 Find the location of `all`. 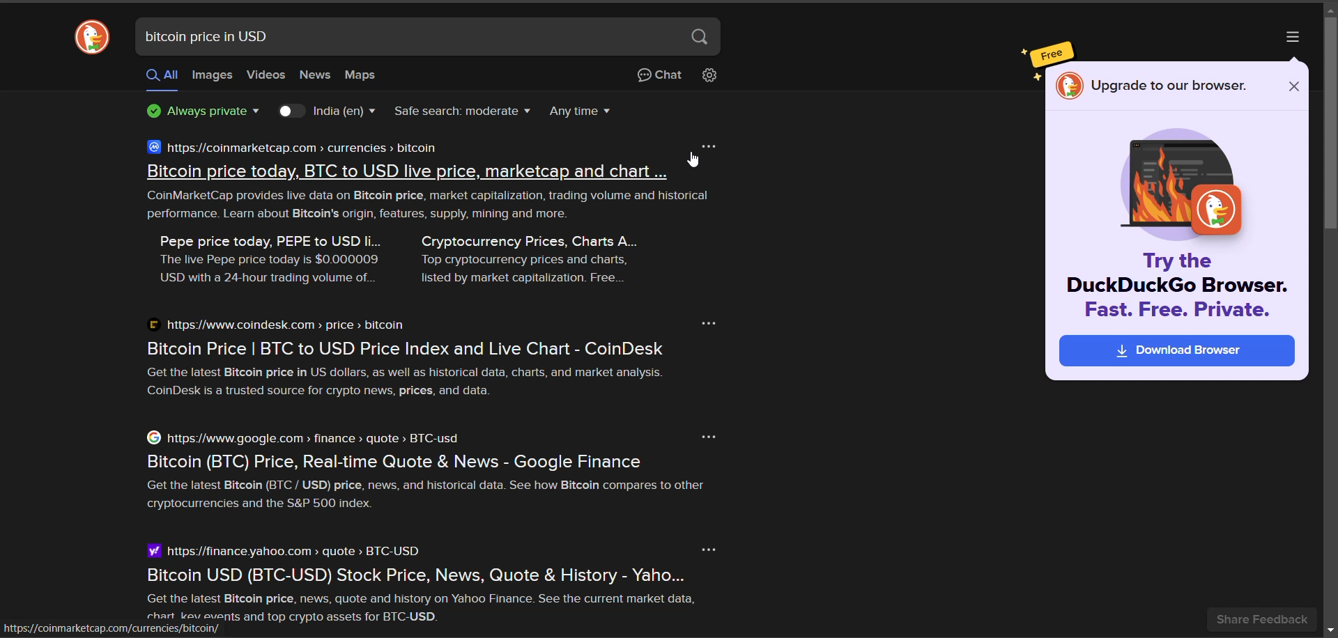

all is located at coordinates (157, 77).